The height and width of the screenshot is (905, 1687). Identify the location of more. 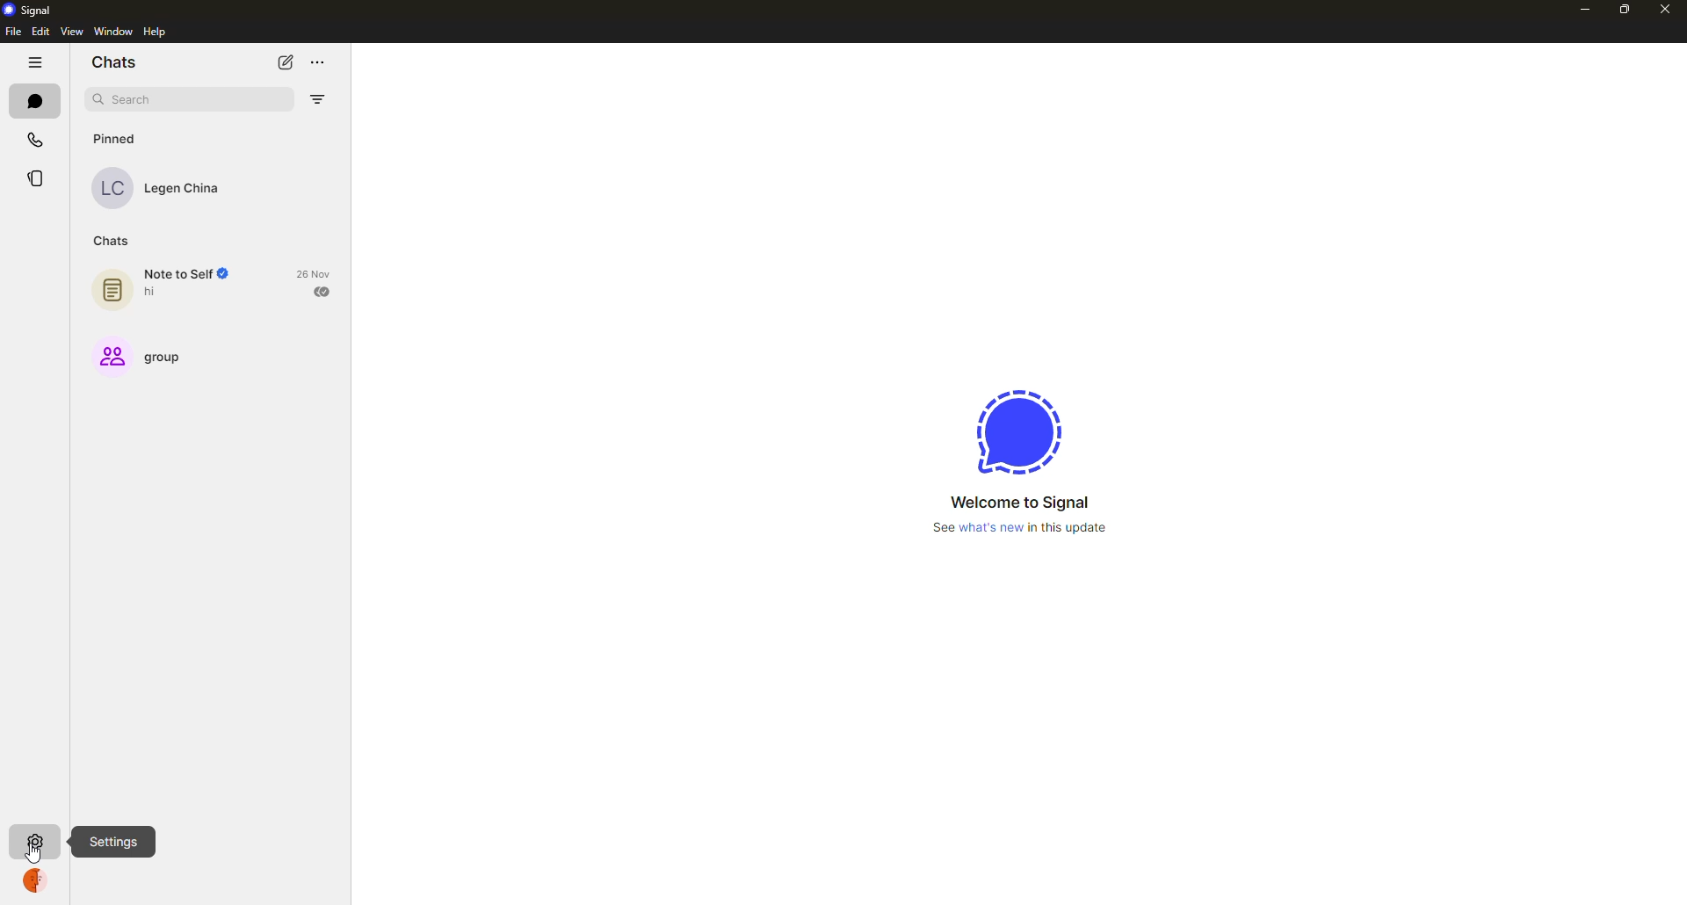
(317, 60).